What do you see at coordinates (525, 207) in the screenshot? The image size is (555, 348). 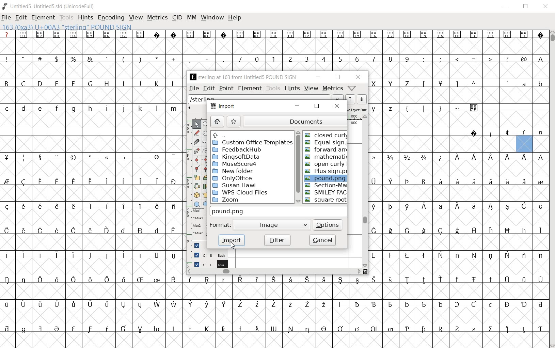 I see `Symbol` at bounding box center [525, 207].